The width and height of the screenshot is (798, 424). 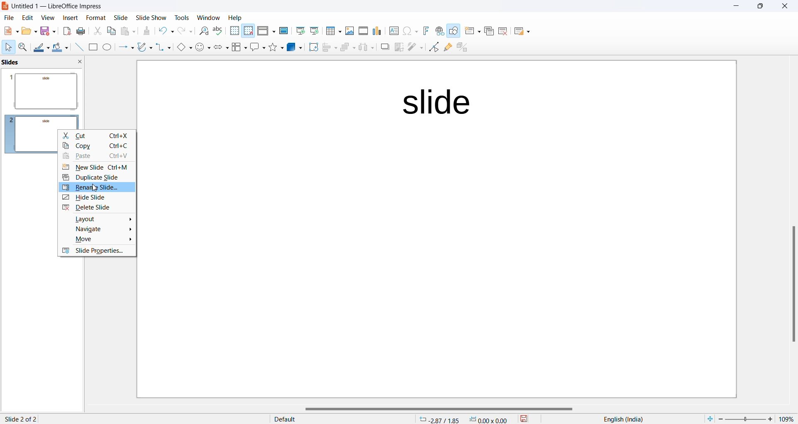 I want to click on Format, so click(x=94, y=17).